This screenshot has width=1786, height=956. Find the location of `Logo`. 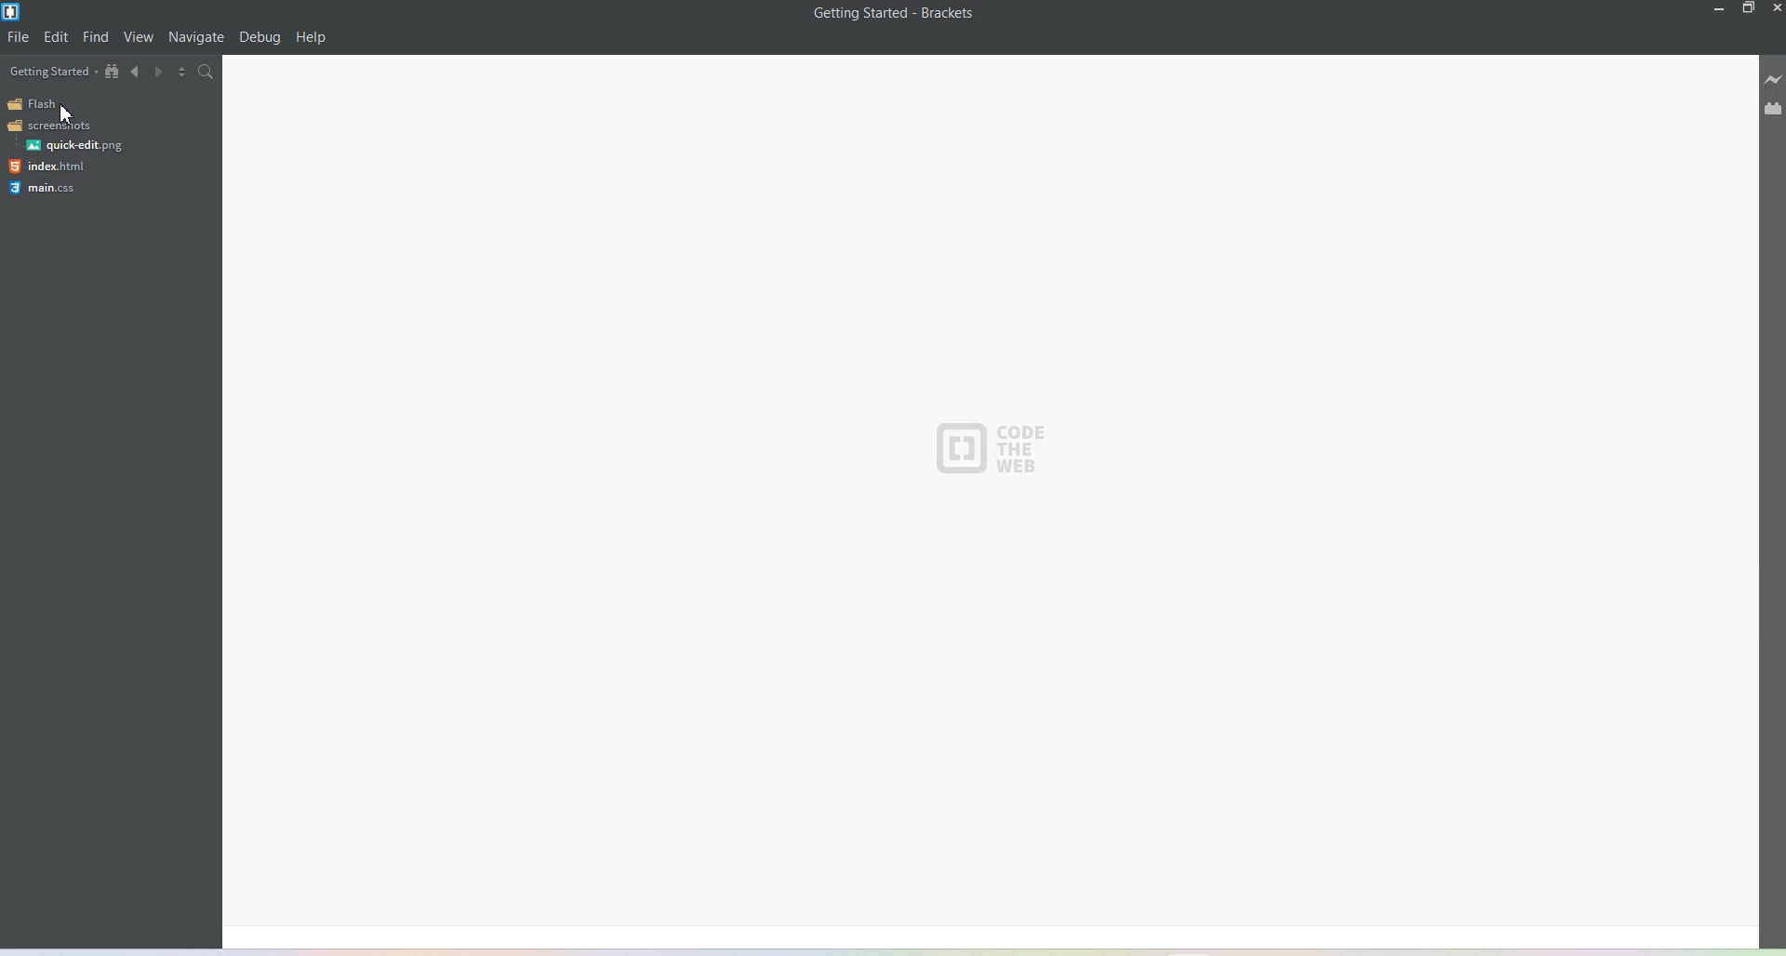

Logo is located at coordinates (74, 145).